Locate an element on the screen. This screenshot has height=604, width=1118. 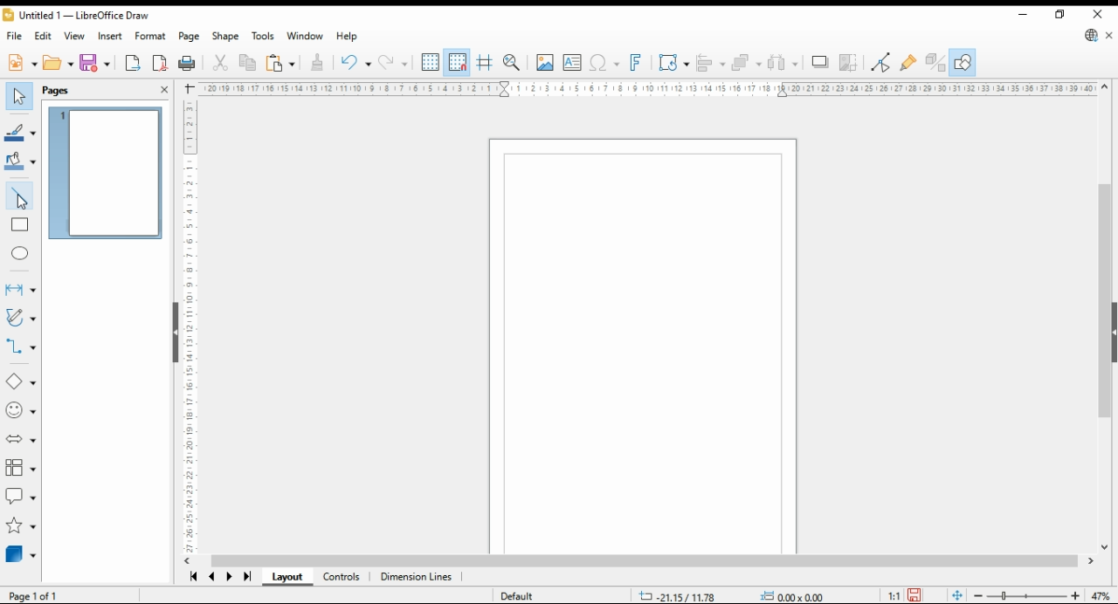
last page is located at coordinates (246, 577).